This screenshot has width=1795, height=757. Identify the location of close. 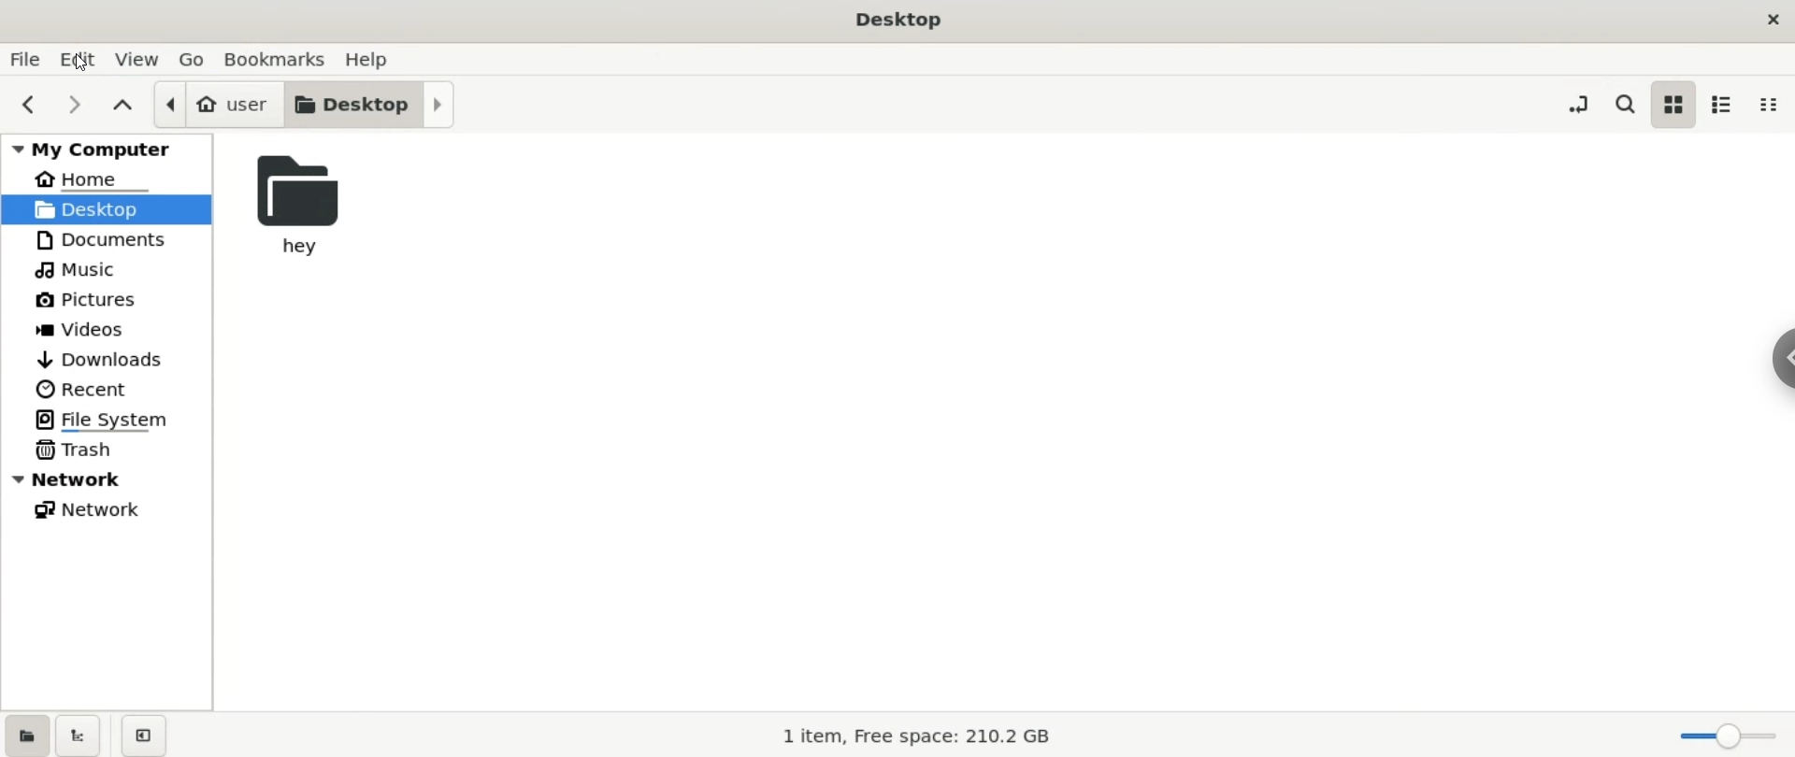
(1769, 19).